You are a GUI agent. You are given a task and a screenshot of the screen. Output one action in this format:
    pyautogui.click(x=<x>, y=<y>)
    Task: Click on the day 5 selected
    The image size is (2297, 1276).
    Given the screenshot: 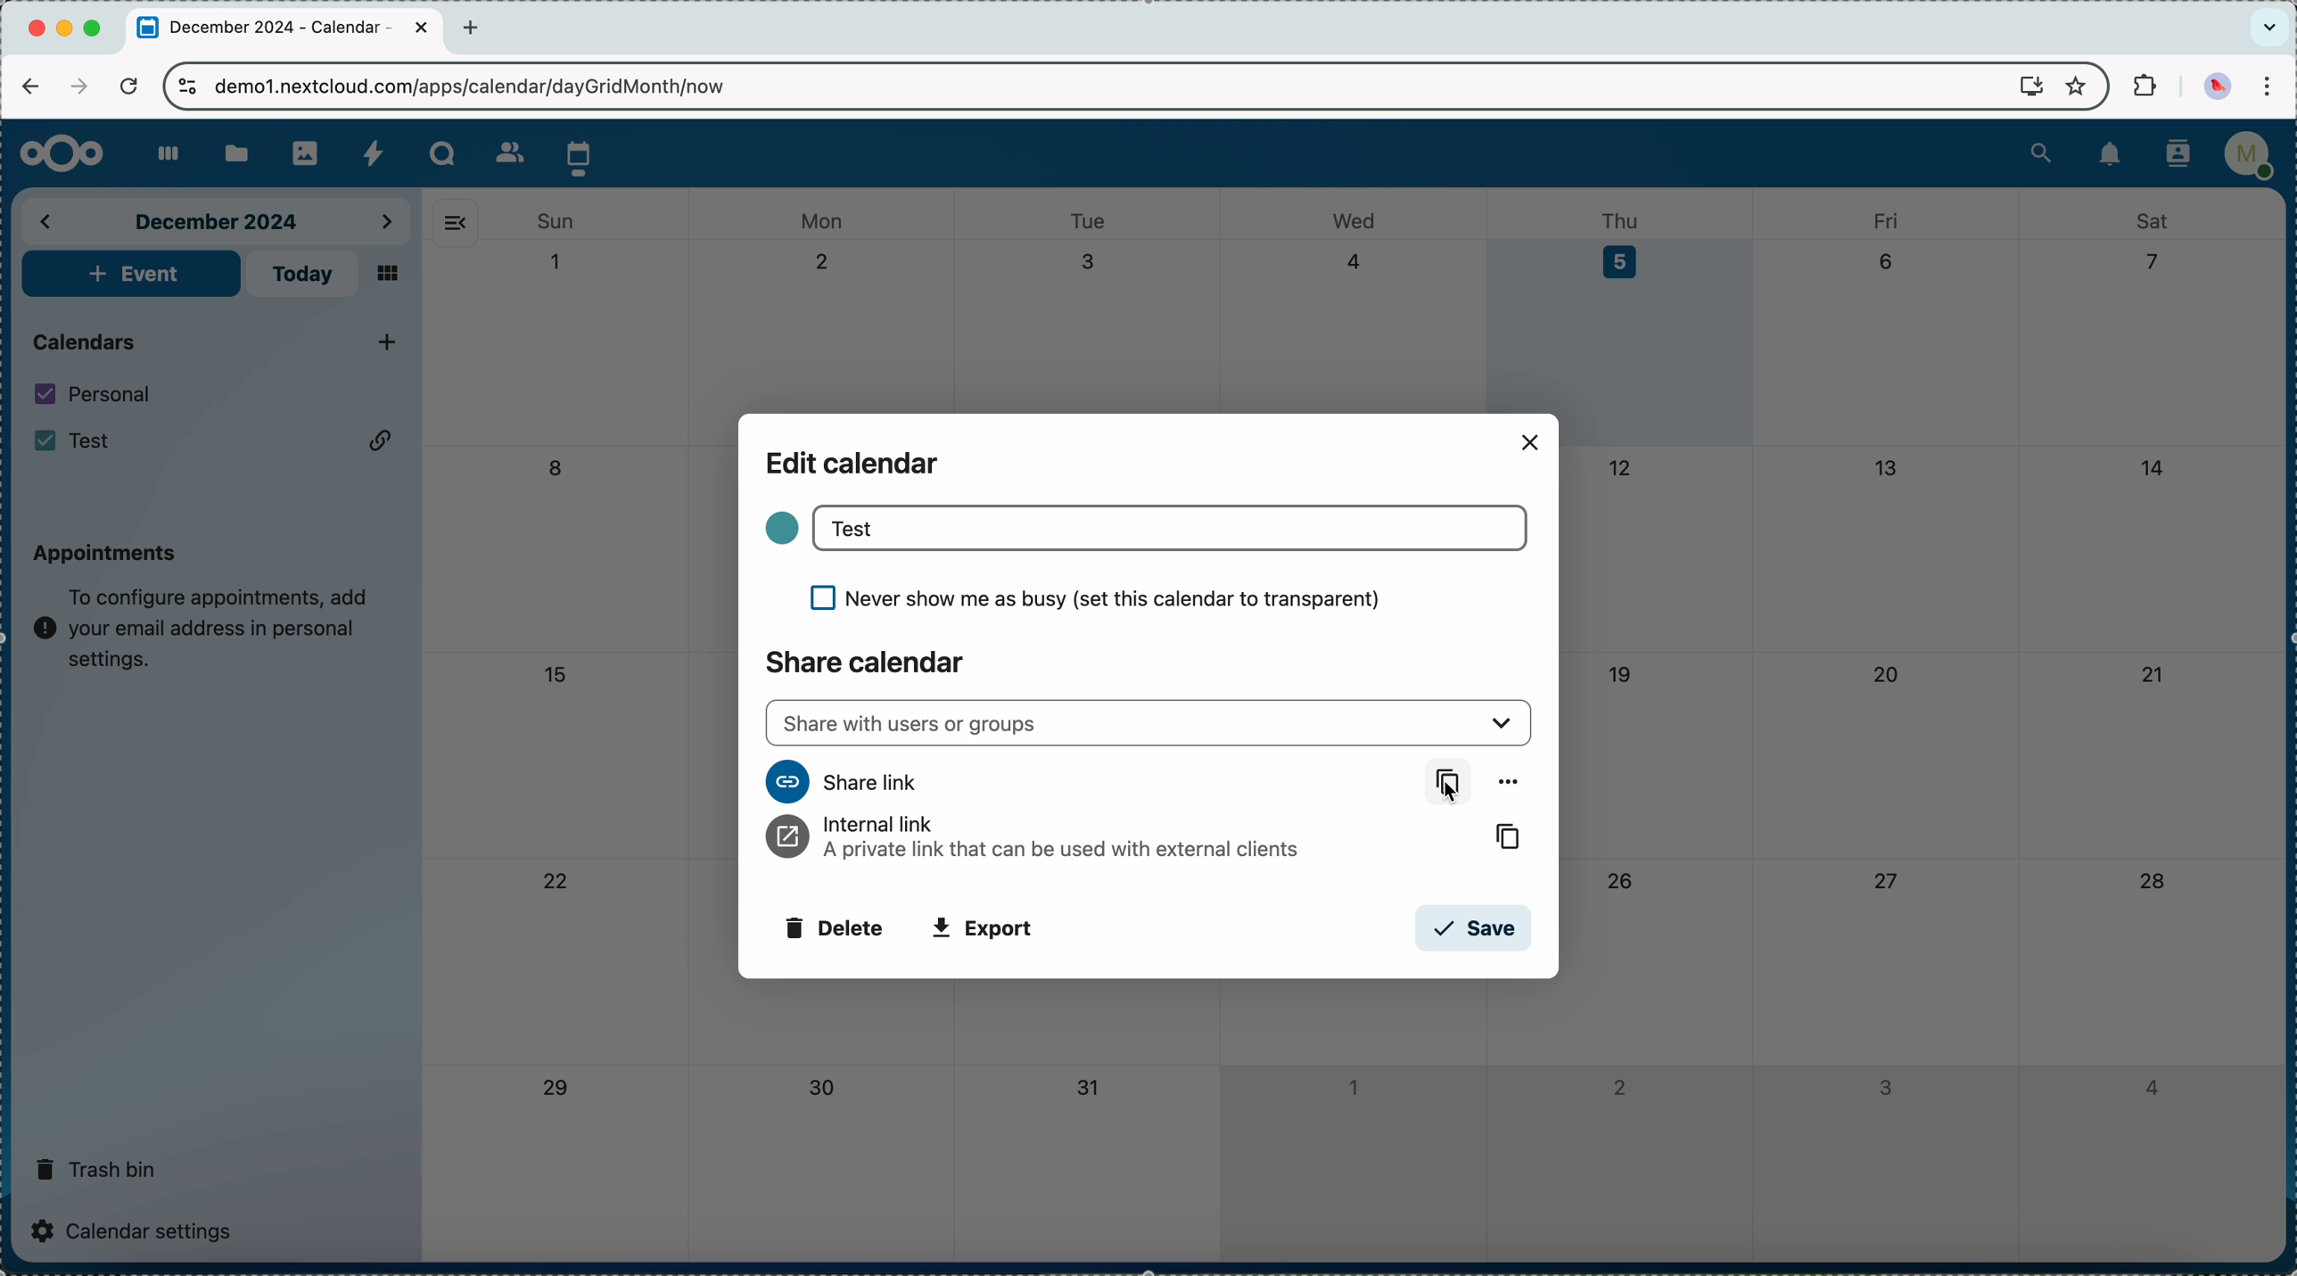 What is the action you would take?
    pyautogui.click(x=1624, y=325)
    